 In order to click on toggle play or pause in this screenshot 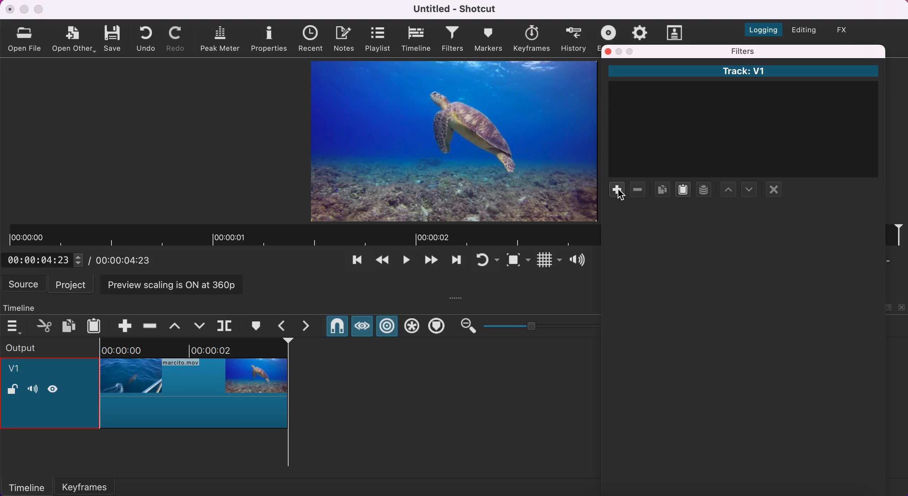, I will do `click(406, 262)`.